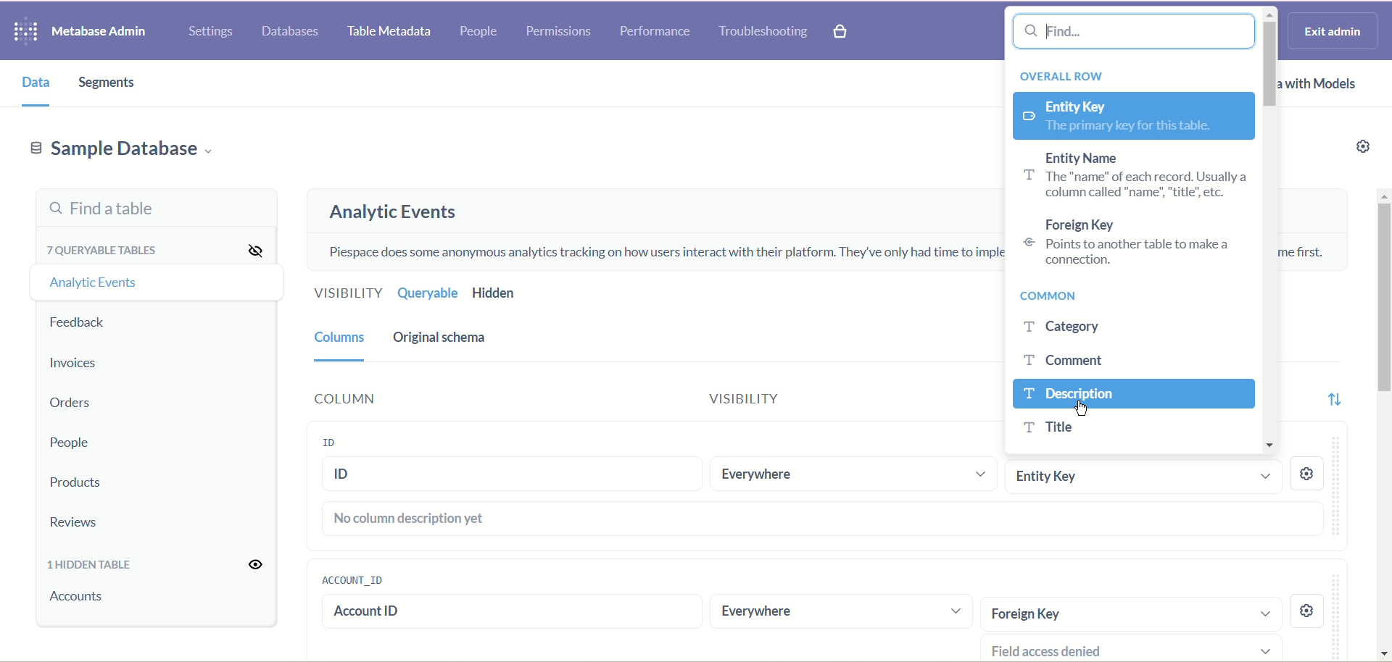  Describe the element at coordinates (259, 565) in the screenshot. I see `visibility` at that location.